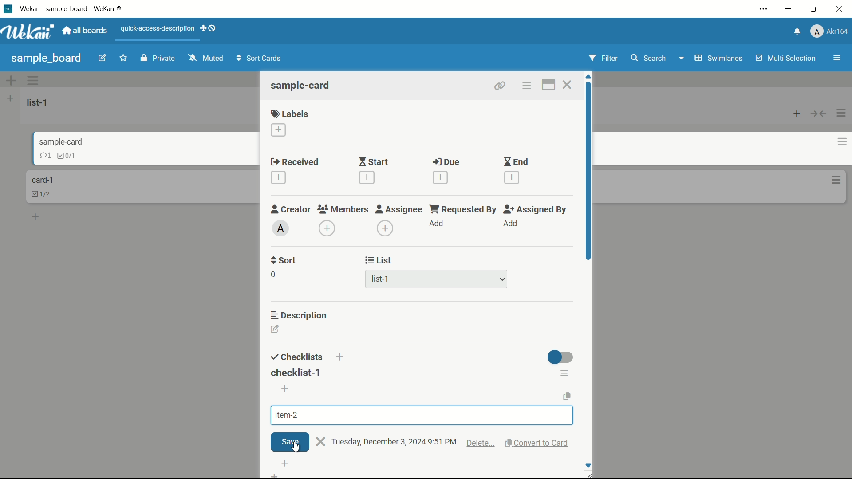  Describe the element at coordinates (70, 8) in the screenshot. I see `app name` at that location.